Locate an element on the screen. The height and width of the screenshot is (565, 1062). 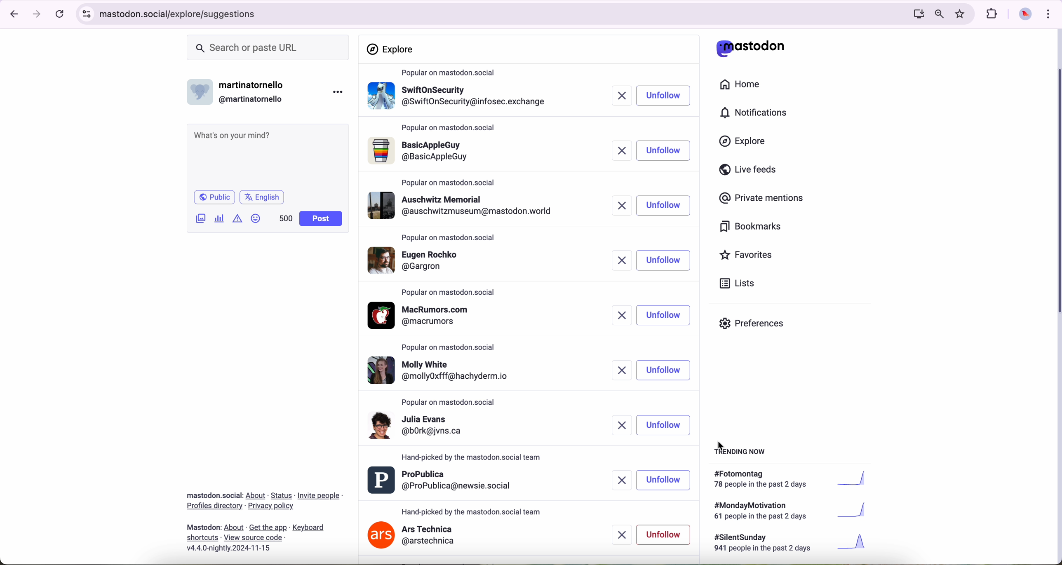
remove is located at coordinates (622, 478).